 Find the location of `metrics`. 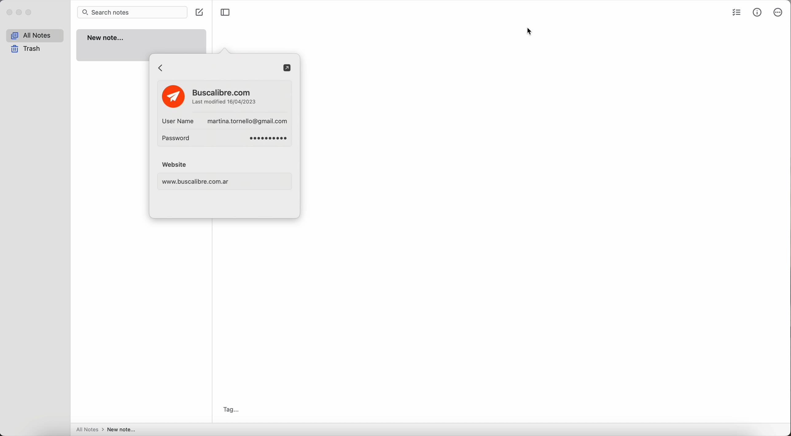

metrics is located at coordinates (758, 12).